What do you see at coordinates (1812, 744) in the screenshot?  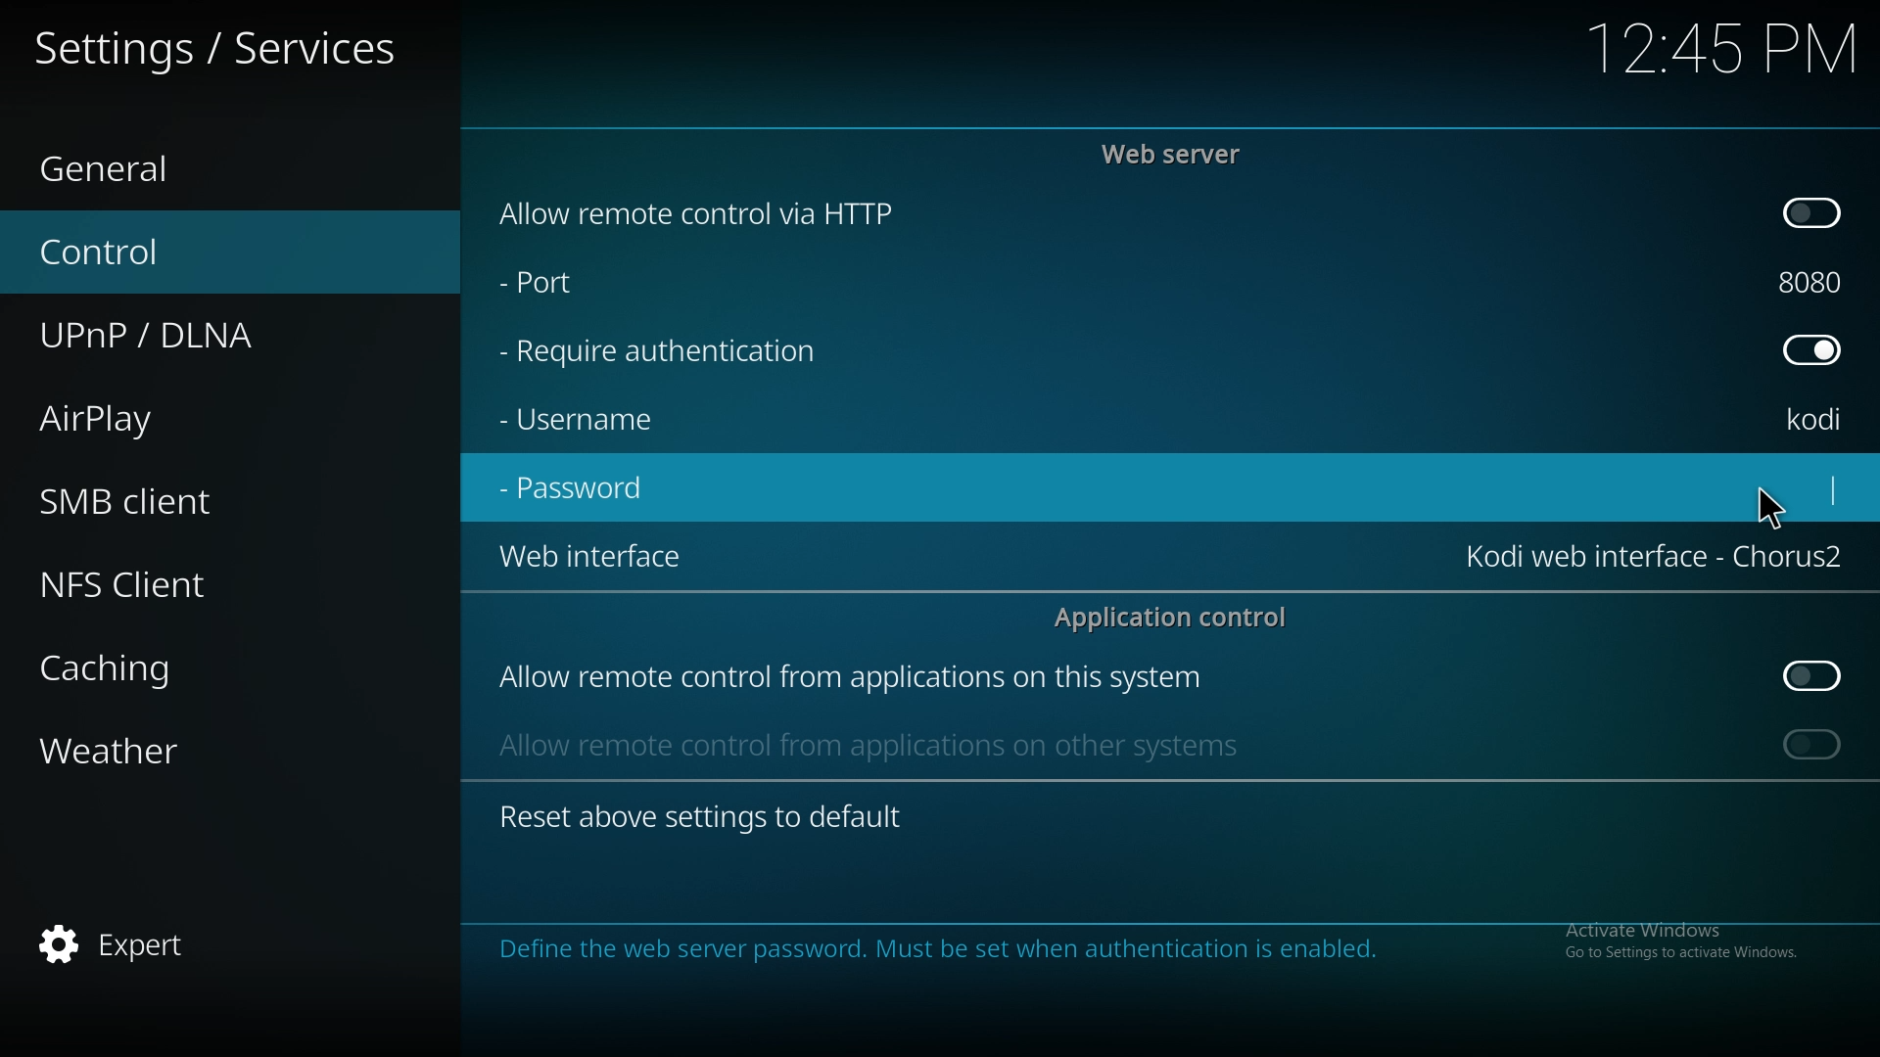 I see `on` at bounding box center [1812, 744].